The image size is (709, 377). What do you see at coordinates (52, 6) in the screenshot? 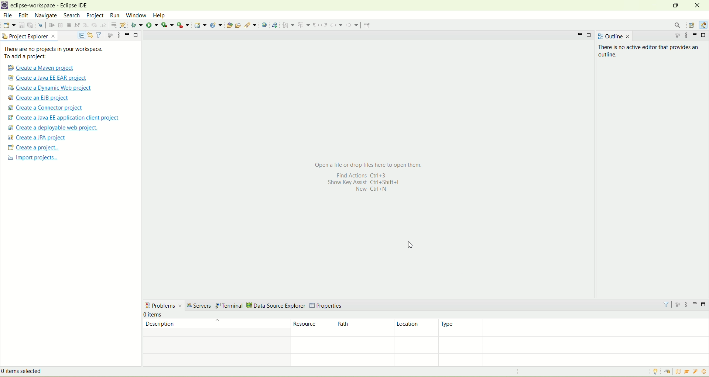
I see `eclipse workspace-Eclipse IDE` at bounding box center [52, 6].